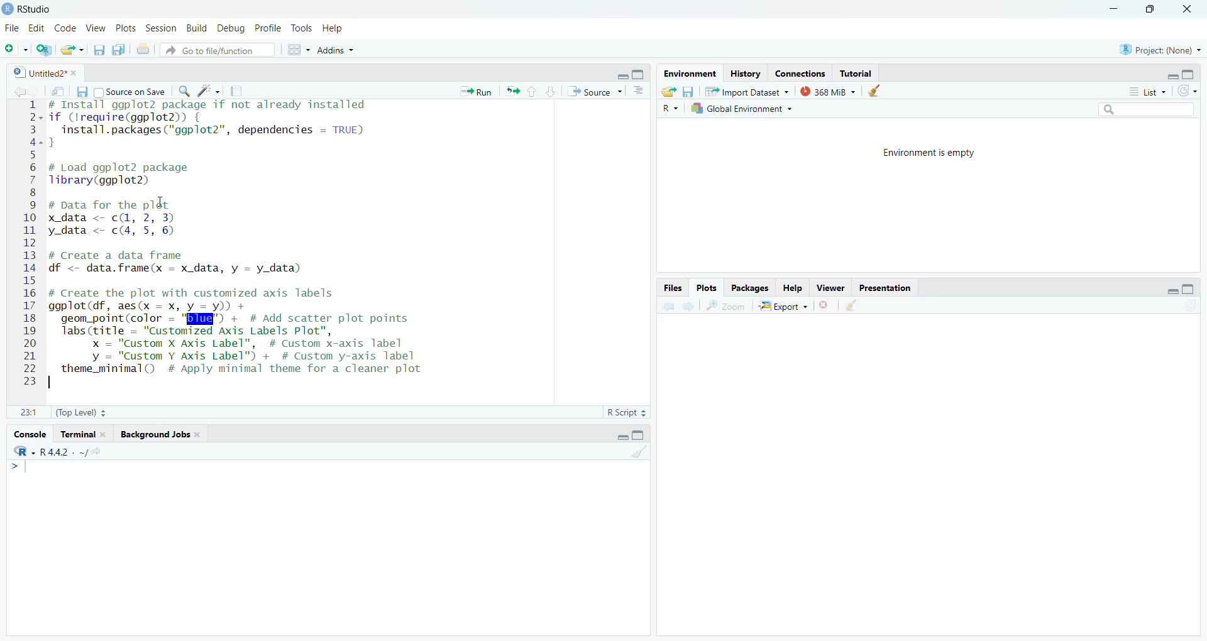 This screenshot has height=641, width=1207. What do you see at coordinates (1159, 50) in the screenshot?
I see `Project: (None)` at bounding box center [1159, 50].